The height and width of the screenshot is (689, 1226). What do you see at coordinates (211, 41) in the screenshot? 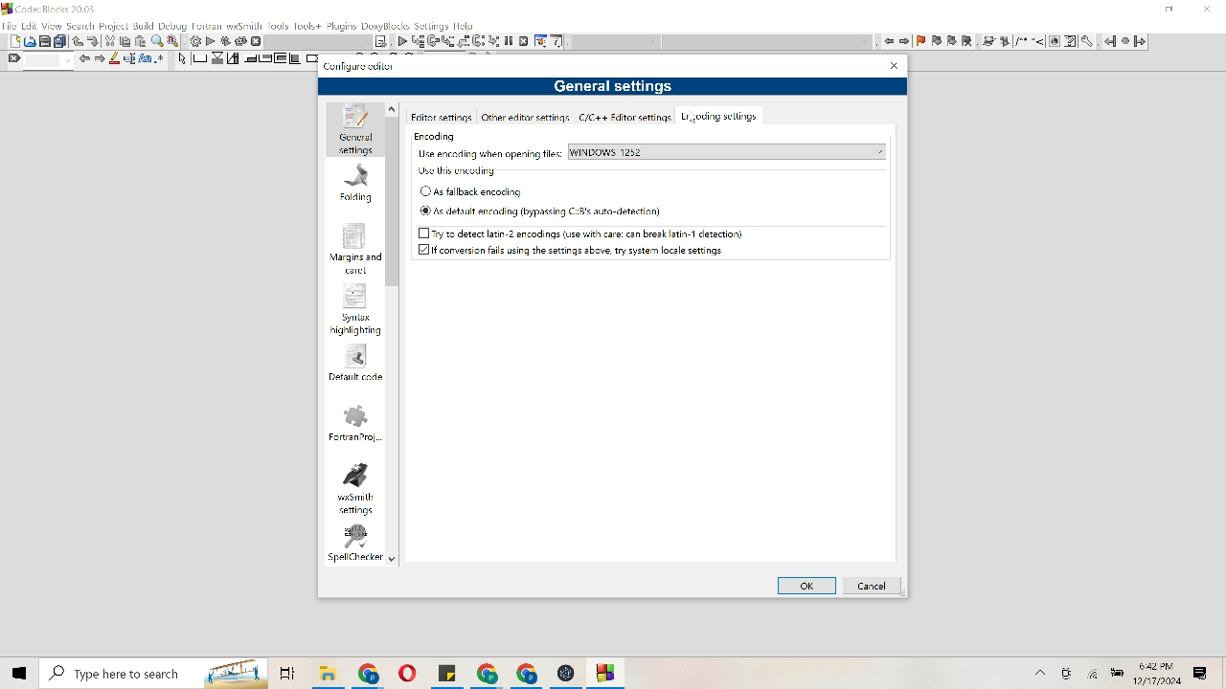
I see `Play` at bounding box center [211, 41].